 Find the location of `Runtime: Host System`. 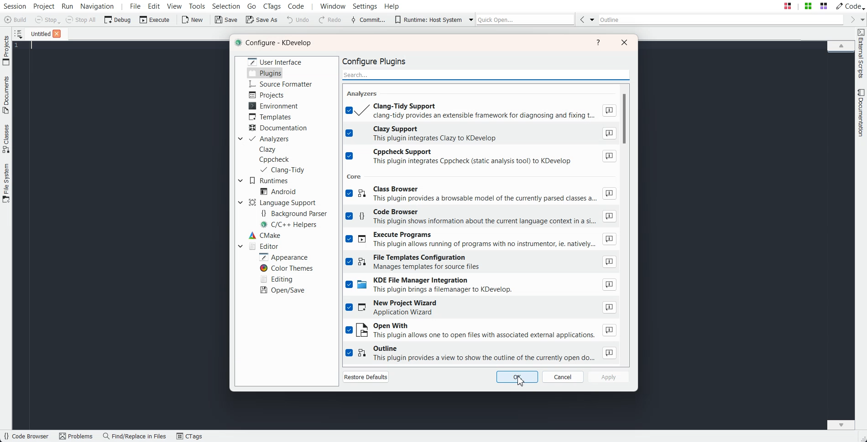

Runtime: Host System is located at coordinates (428, 20).